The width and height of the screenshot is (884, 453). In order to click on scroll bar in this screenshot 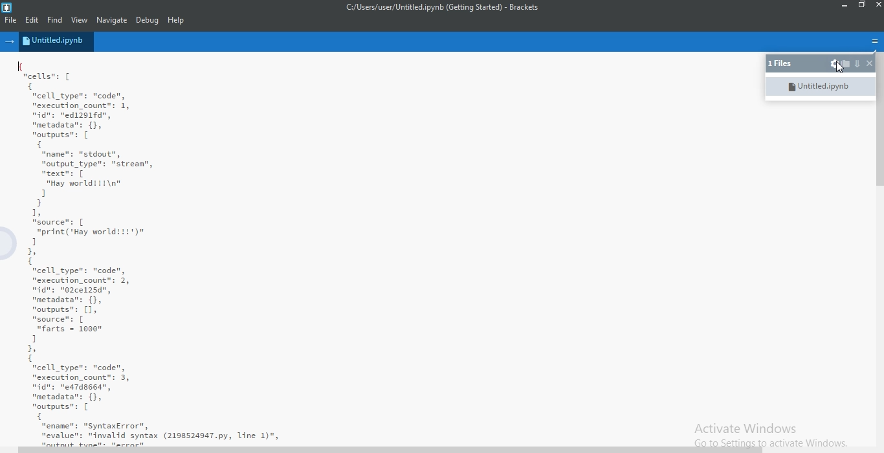, I will do `click(878, 129)`.